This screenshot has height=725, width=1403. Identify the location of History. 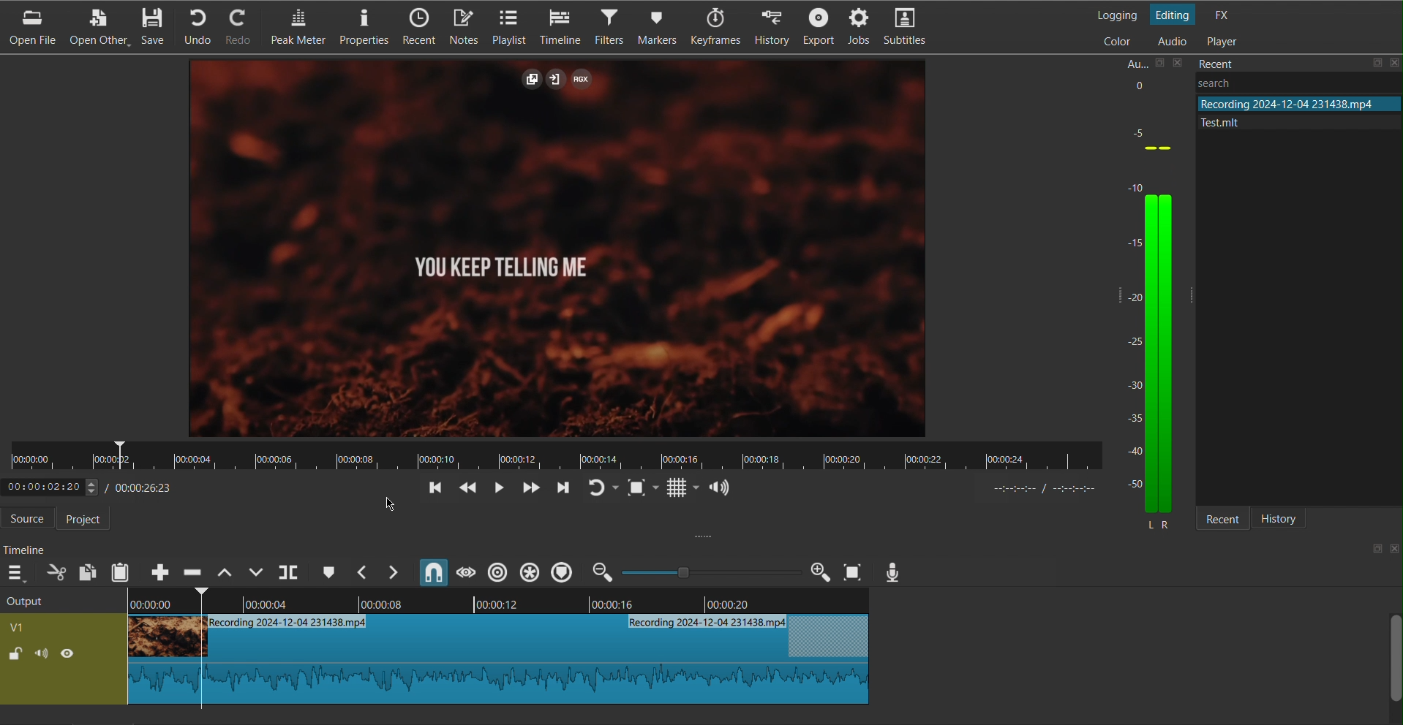
(1287, 519).